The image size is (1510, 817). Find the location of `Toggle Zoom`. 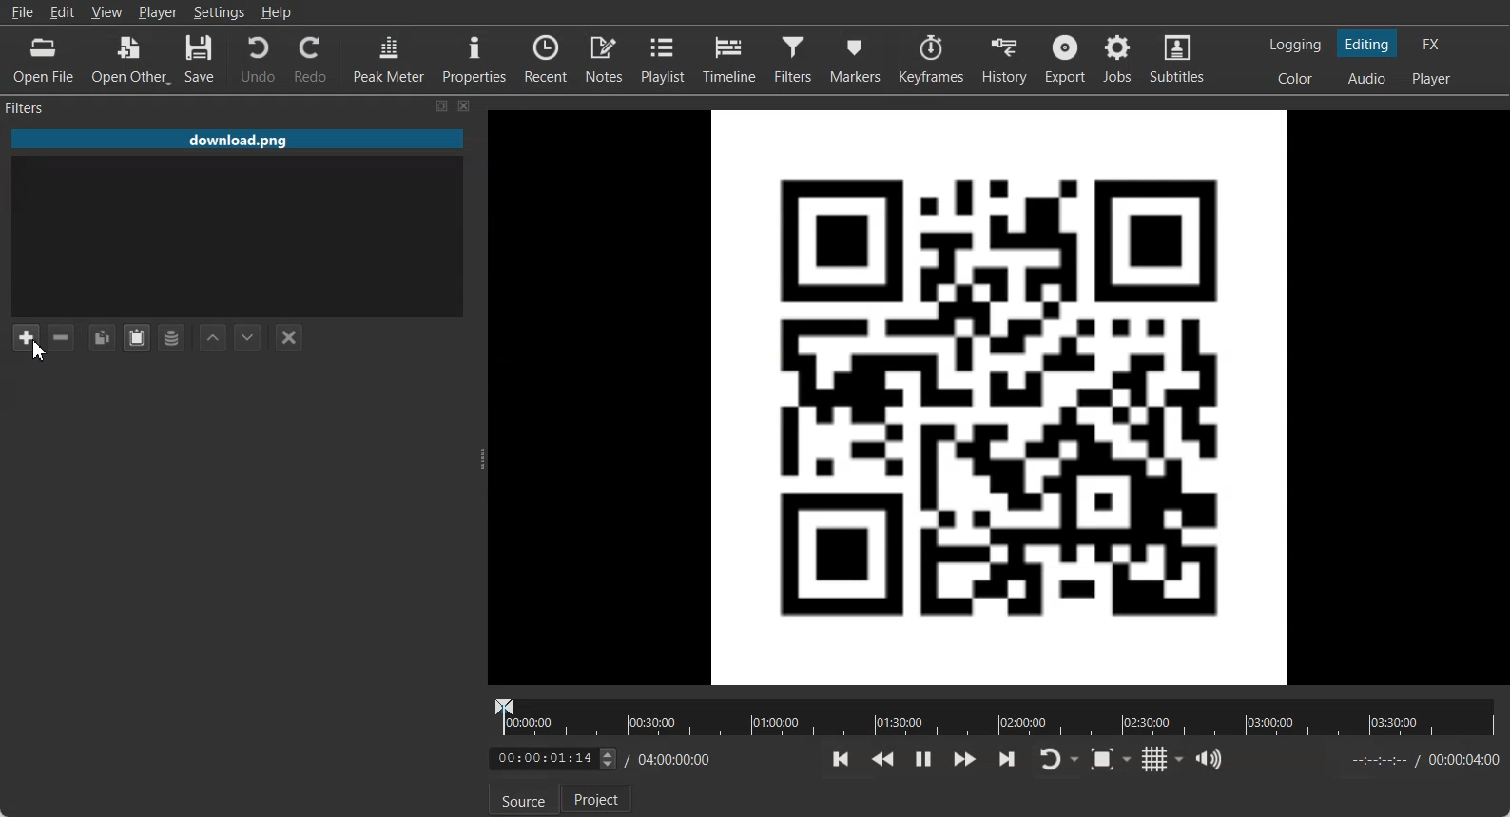

Toggle Zoom is located at coordinates (1104, 760).